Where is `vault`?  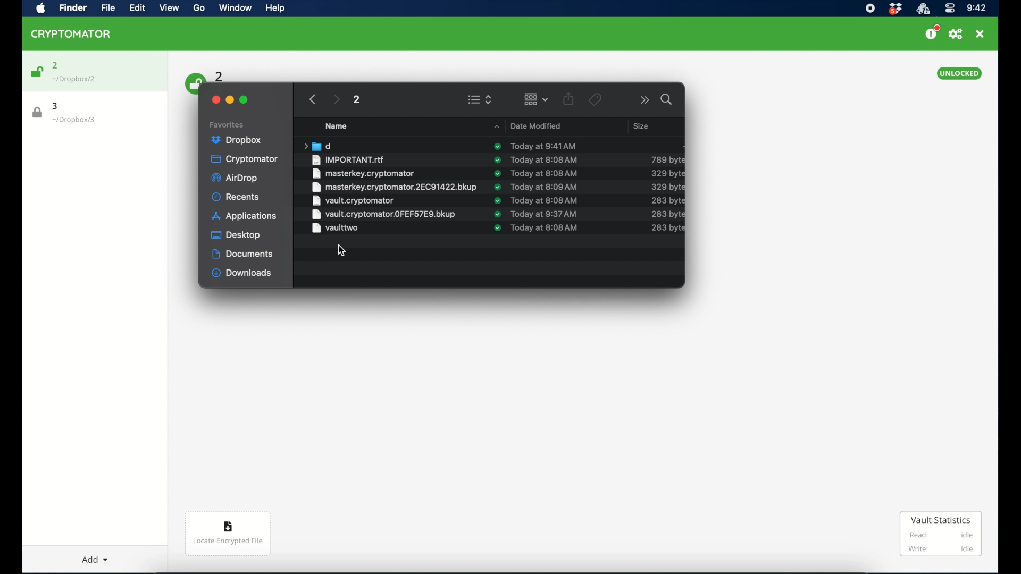
vault is located at coordinates (352, 200).